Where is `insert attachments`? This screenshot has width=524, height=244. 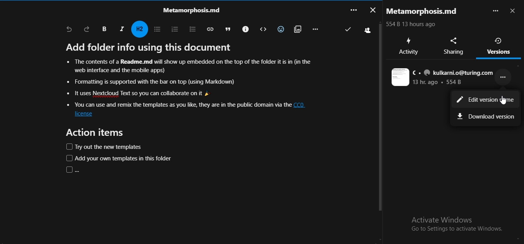
insert attachments is located at coordinates (297, 28).